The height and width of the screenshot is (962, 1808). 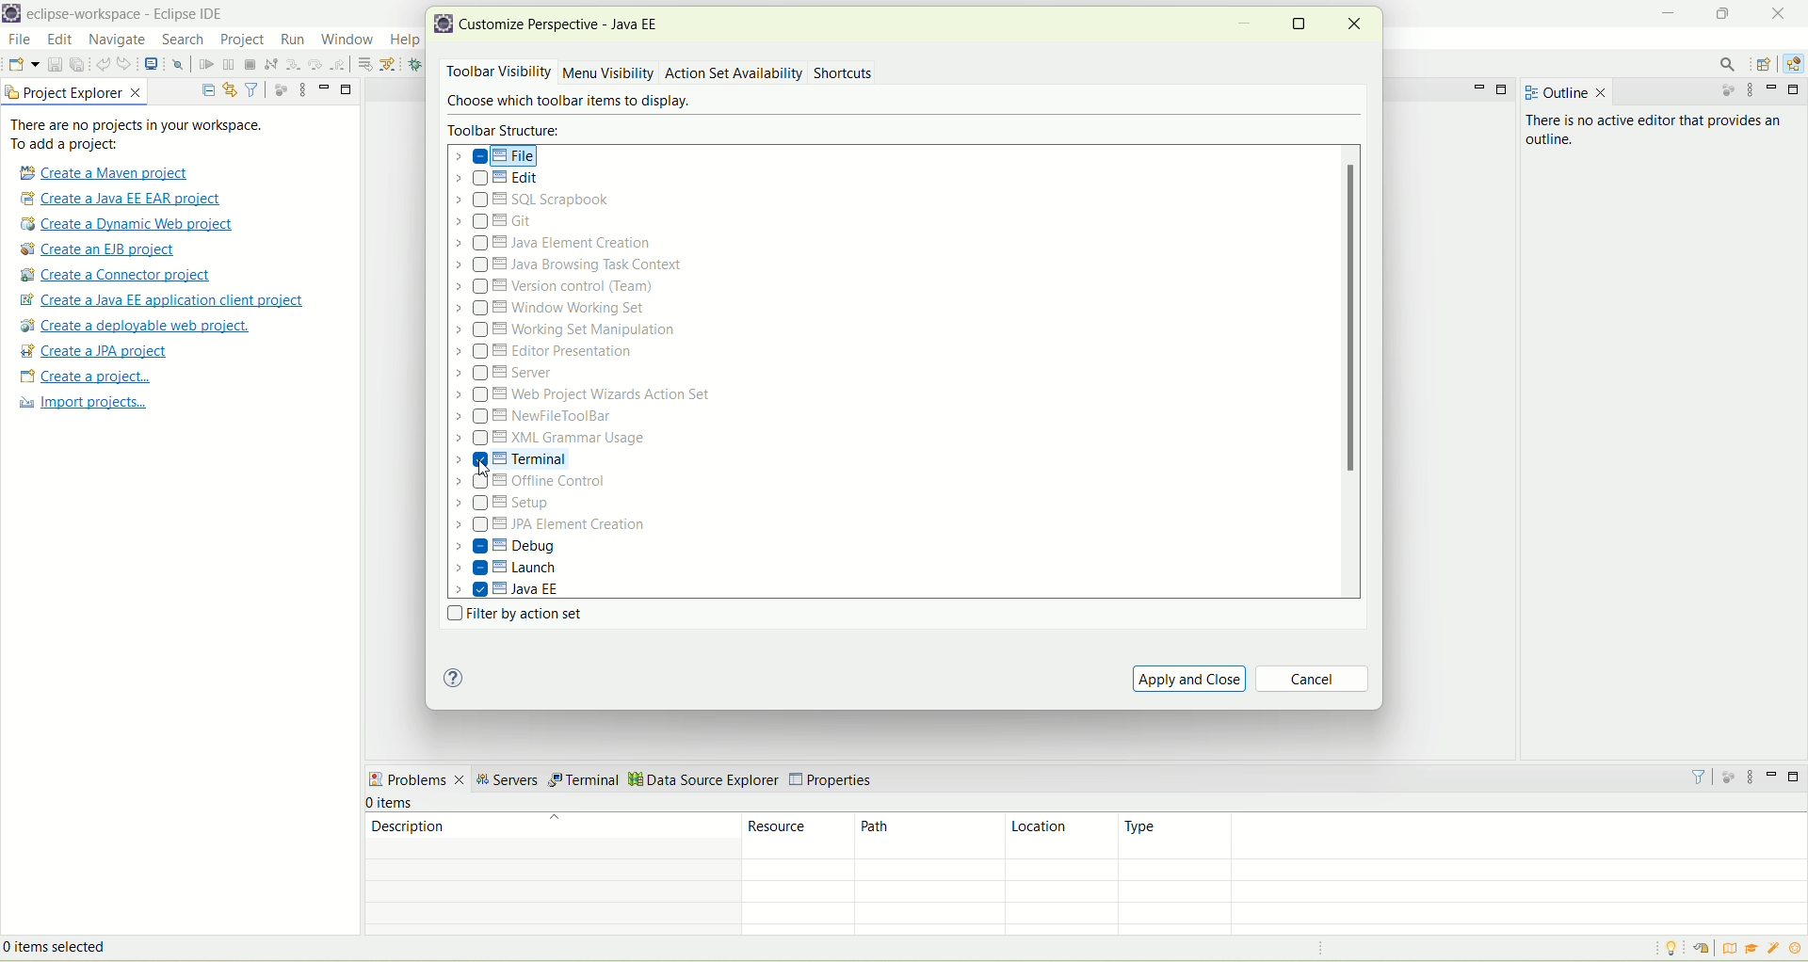 What do you see at coordinates (453, 679) in the screenshot?
I see `help` at bounding box center [453, 679].